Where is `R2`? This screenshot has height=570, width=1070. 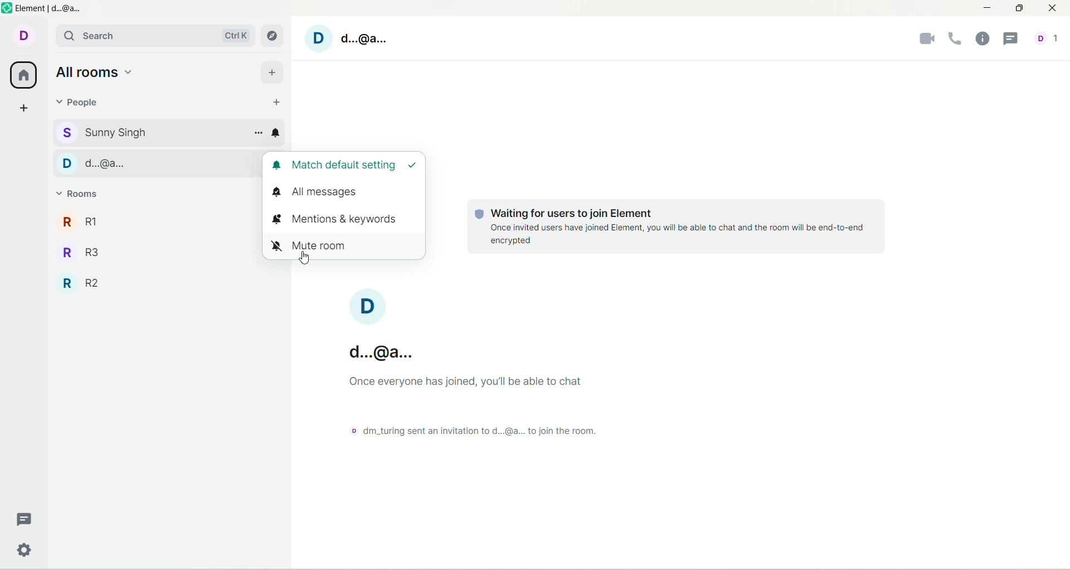
R2 is located at coordinates (163, 283).